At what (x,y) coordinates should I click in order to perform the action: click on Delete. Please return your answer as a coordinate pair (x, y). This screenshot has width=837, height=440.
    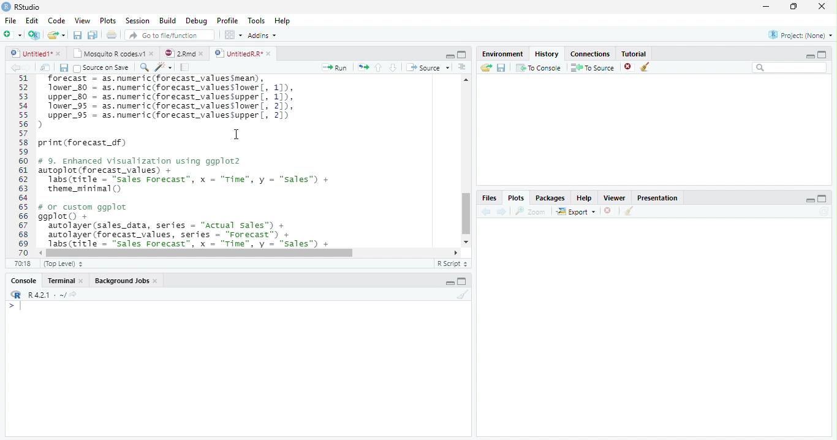
    Looking at the image, I should click on (628, 66).